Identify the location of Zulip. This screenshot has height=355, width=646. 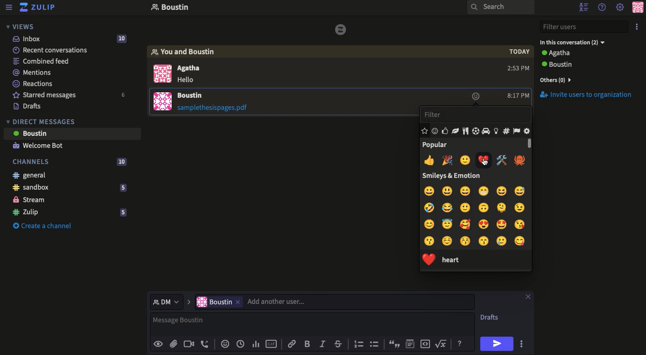
(71, 213).